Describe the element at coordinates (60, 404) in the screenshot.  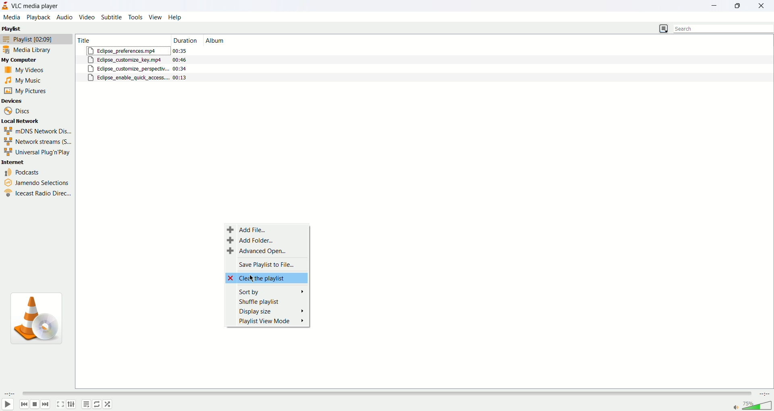
I see `toggle fullscreen` at that location.